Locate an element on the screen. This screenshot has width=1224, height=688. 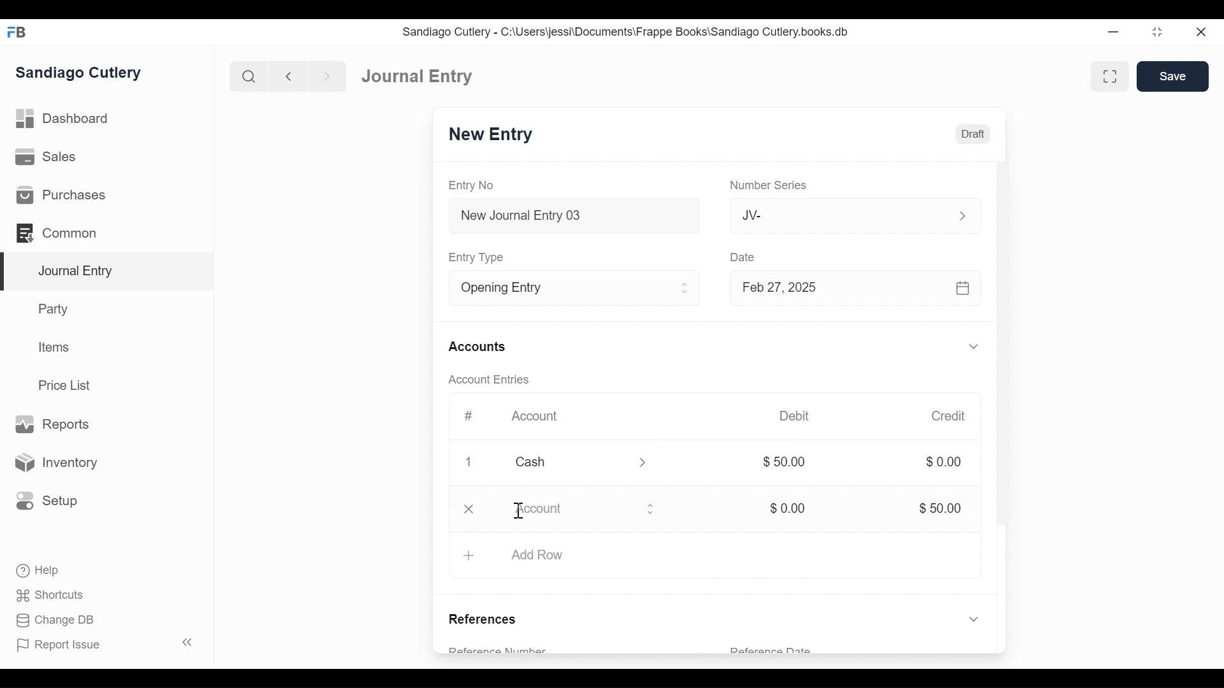
Navigate back is located at coordinates (287, 76).